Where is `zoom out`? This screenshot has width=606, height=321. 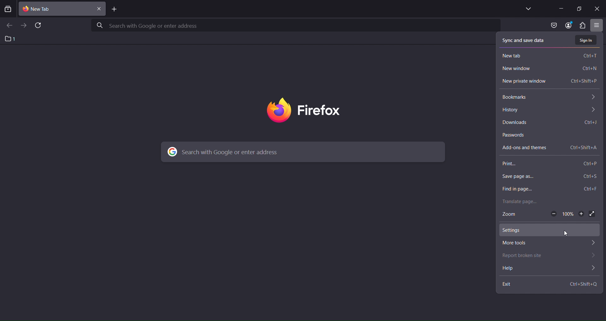
zoom out is located at coordinates (552, 213).